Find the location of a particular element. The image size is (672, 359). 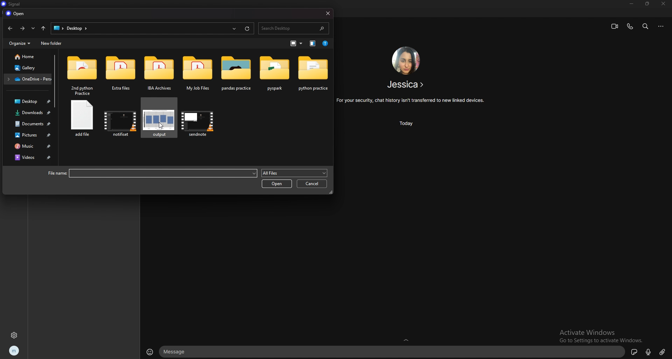

folder is located at coordinates (120, 71).